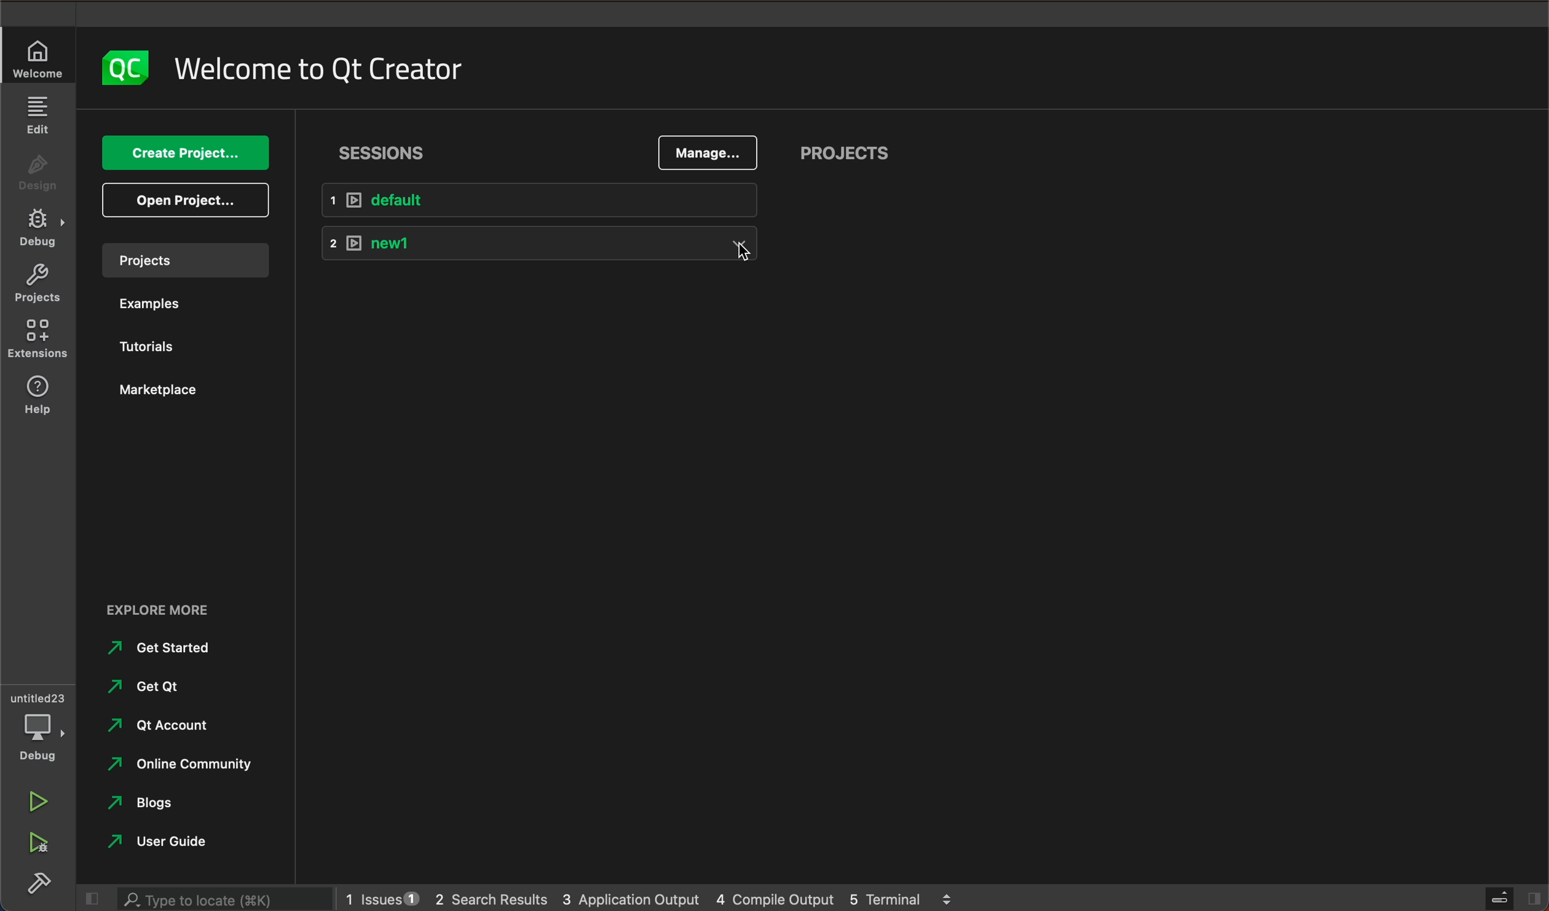  What do you see at coordinates (37, 285) in the screenshot?
I see `project` at bounding box center [37, 285].